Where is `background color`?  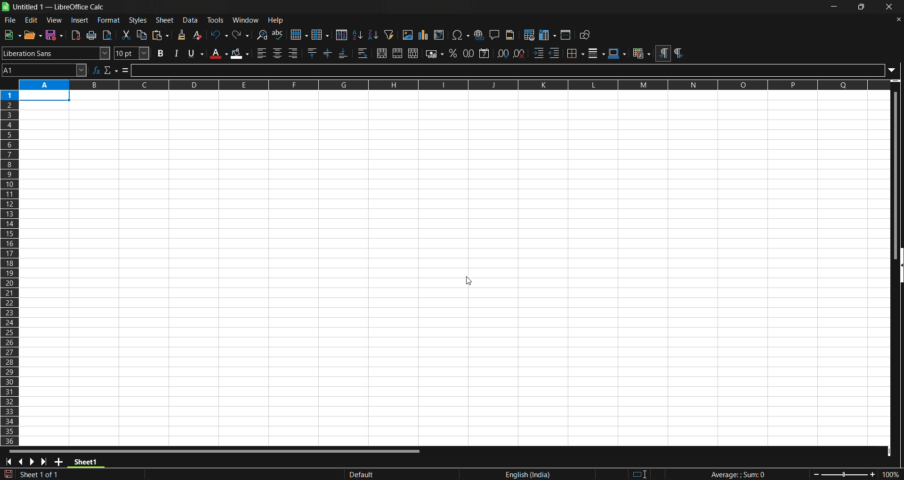
background color is located at coordinates (241, 54).